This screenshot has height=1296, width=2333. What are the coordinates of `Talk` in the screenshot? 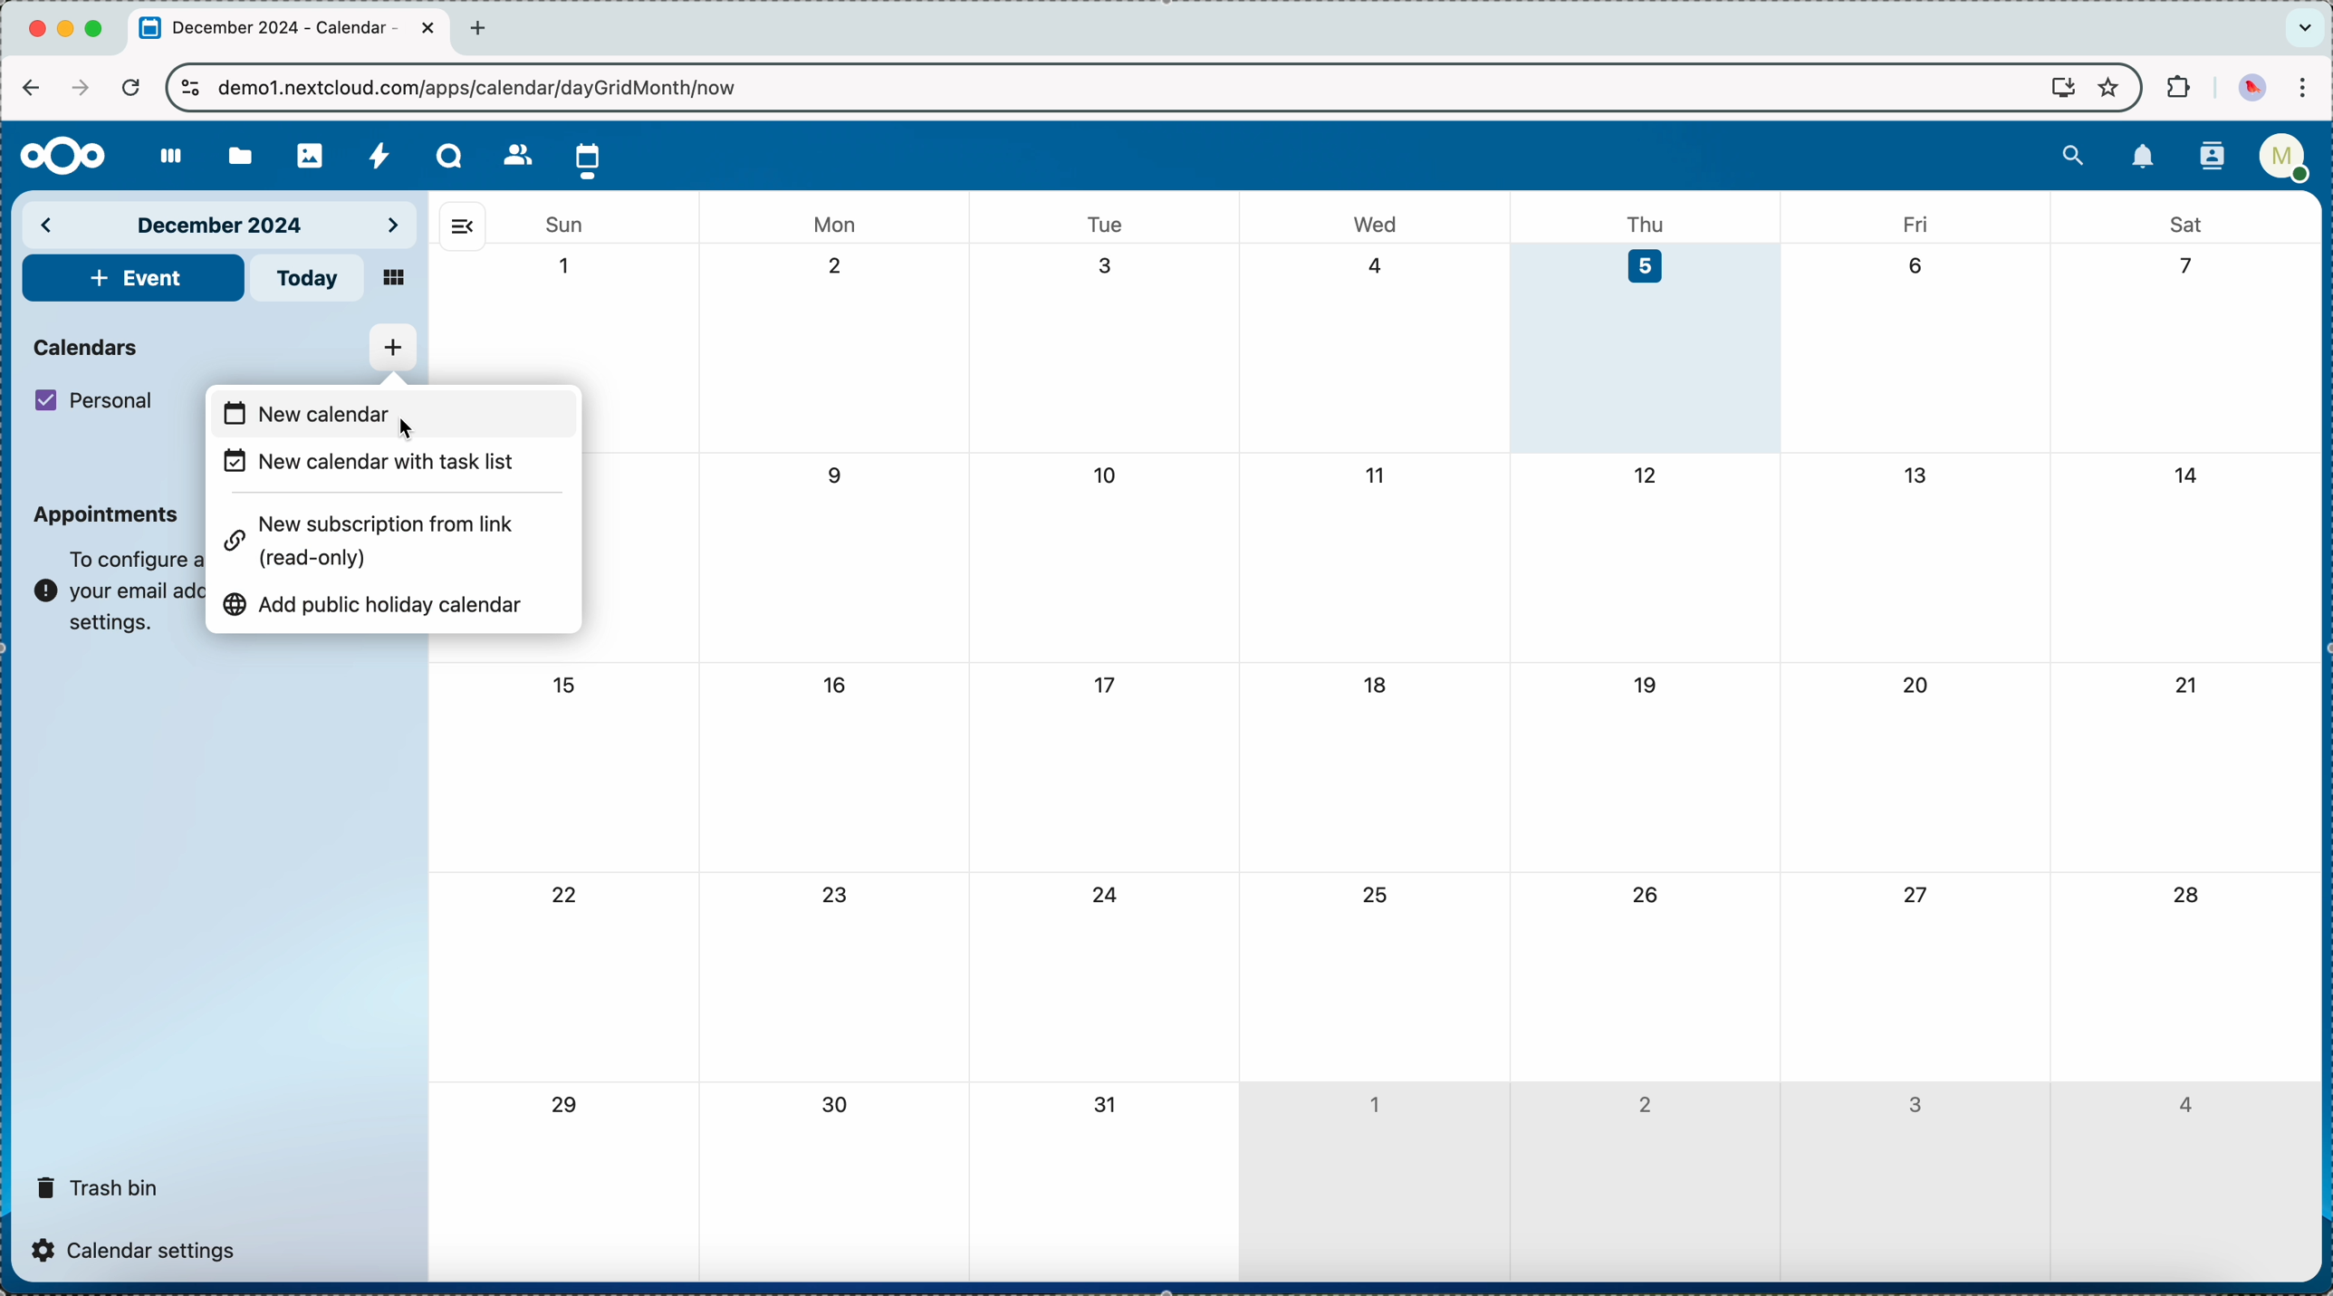 It's located at (450, 156).